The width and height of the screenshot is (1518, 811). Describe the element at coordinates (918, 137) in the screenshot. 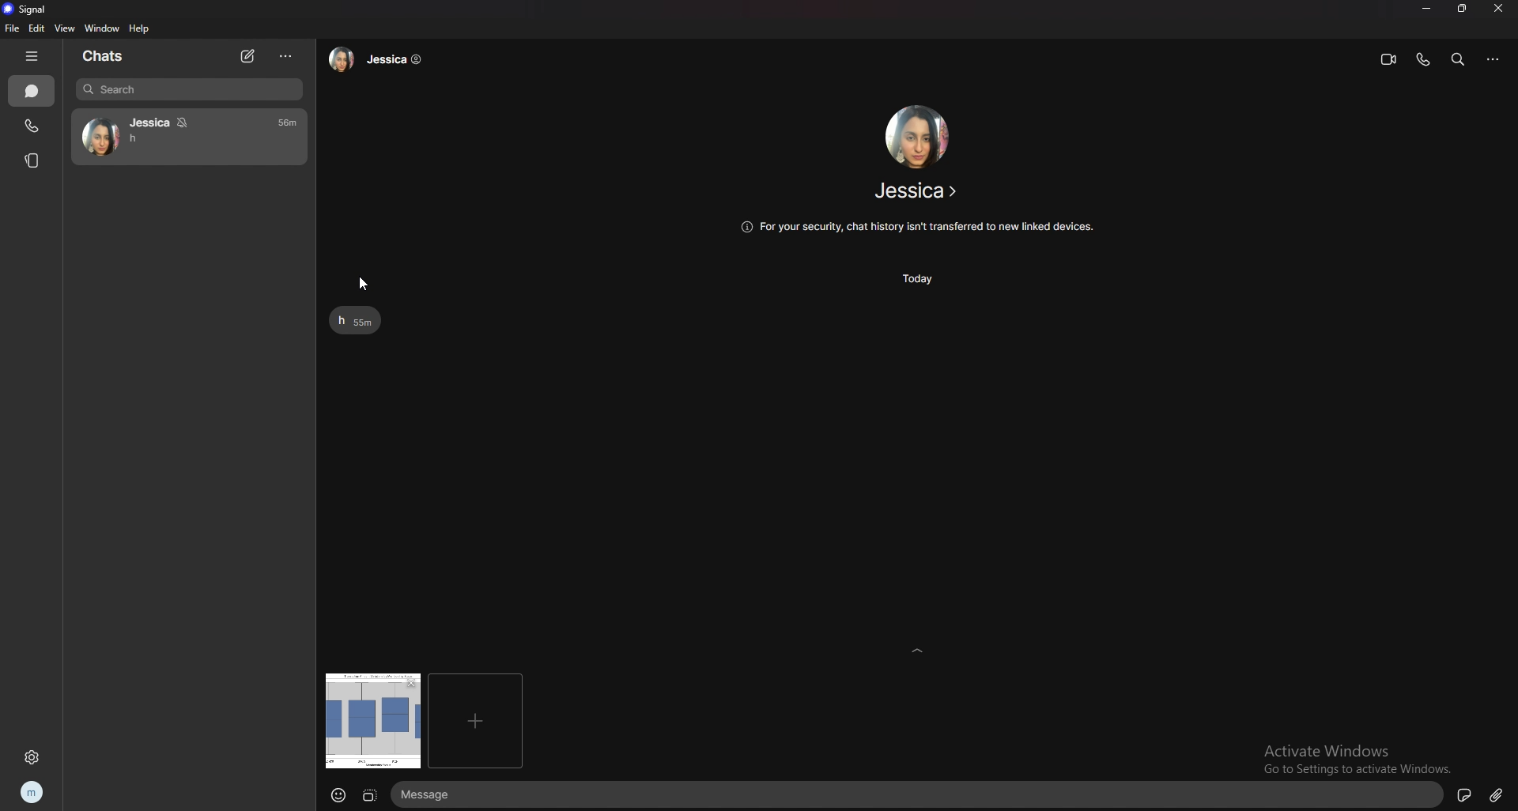

I see `contact photo` at that location.